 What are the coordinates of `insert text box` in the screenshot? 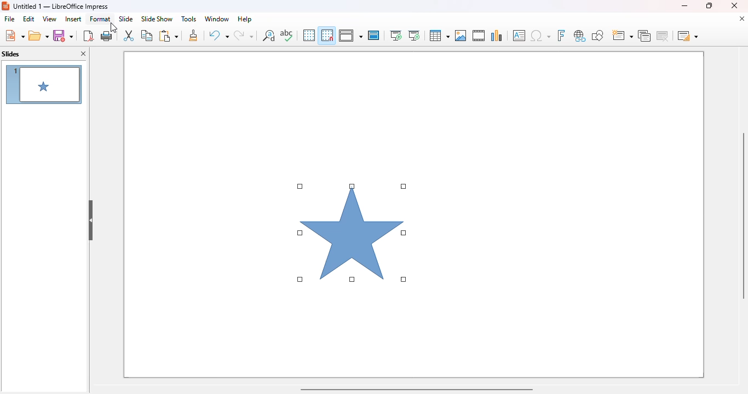 It's located at (519, 36).